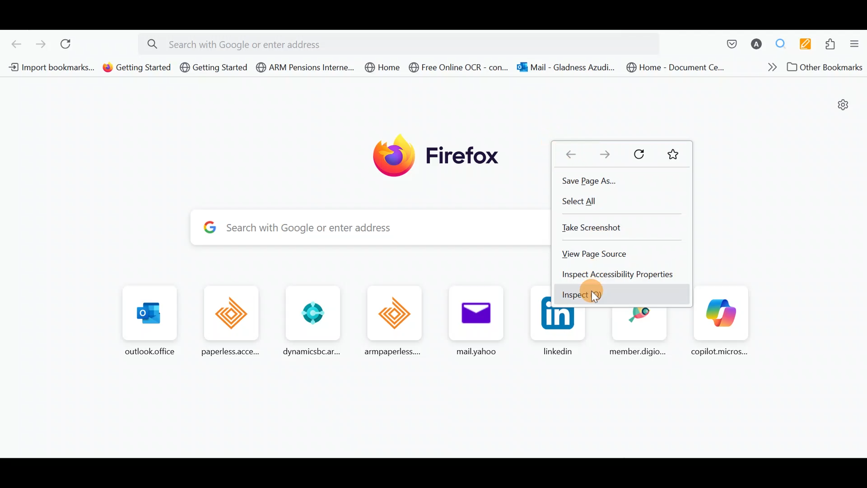 Image resolution: width=867 pixels, height=488 pixels. What do you see at coordinates (560, 334) in the screenshot?
I see `linkedin` at bounding box center [560, 334].